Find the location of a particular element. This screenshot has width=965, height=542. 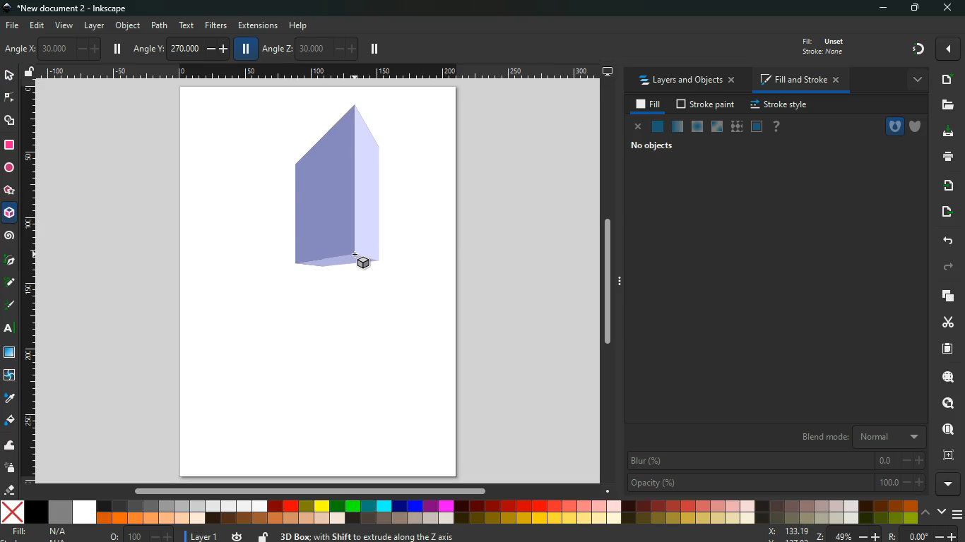

desktop is located at coordinates (608, 71).